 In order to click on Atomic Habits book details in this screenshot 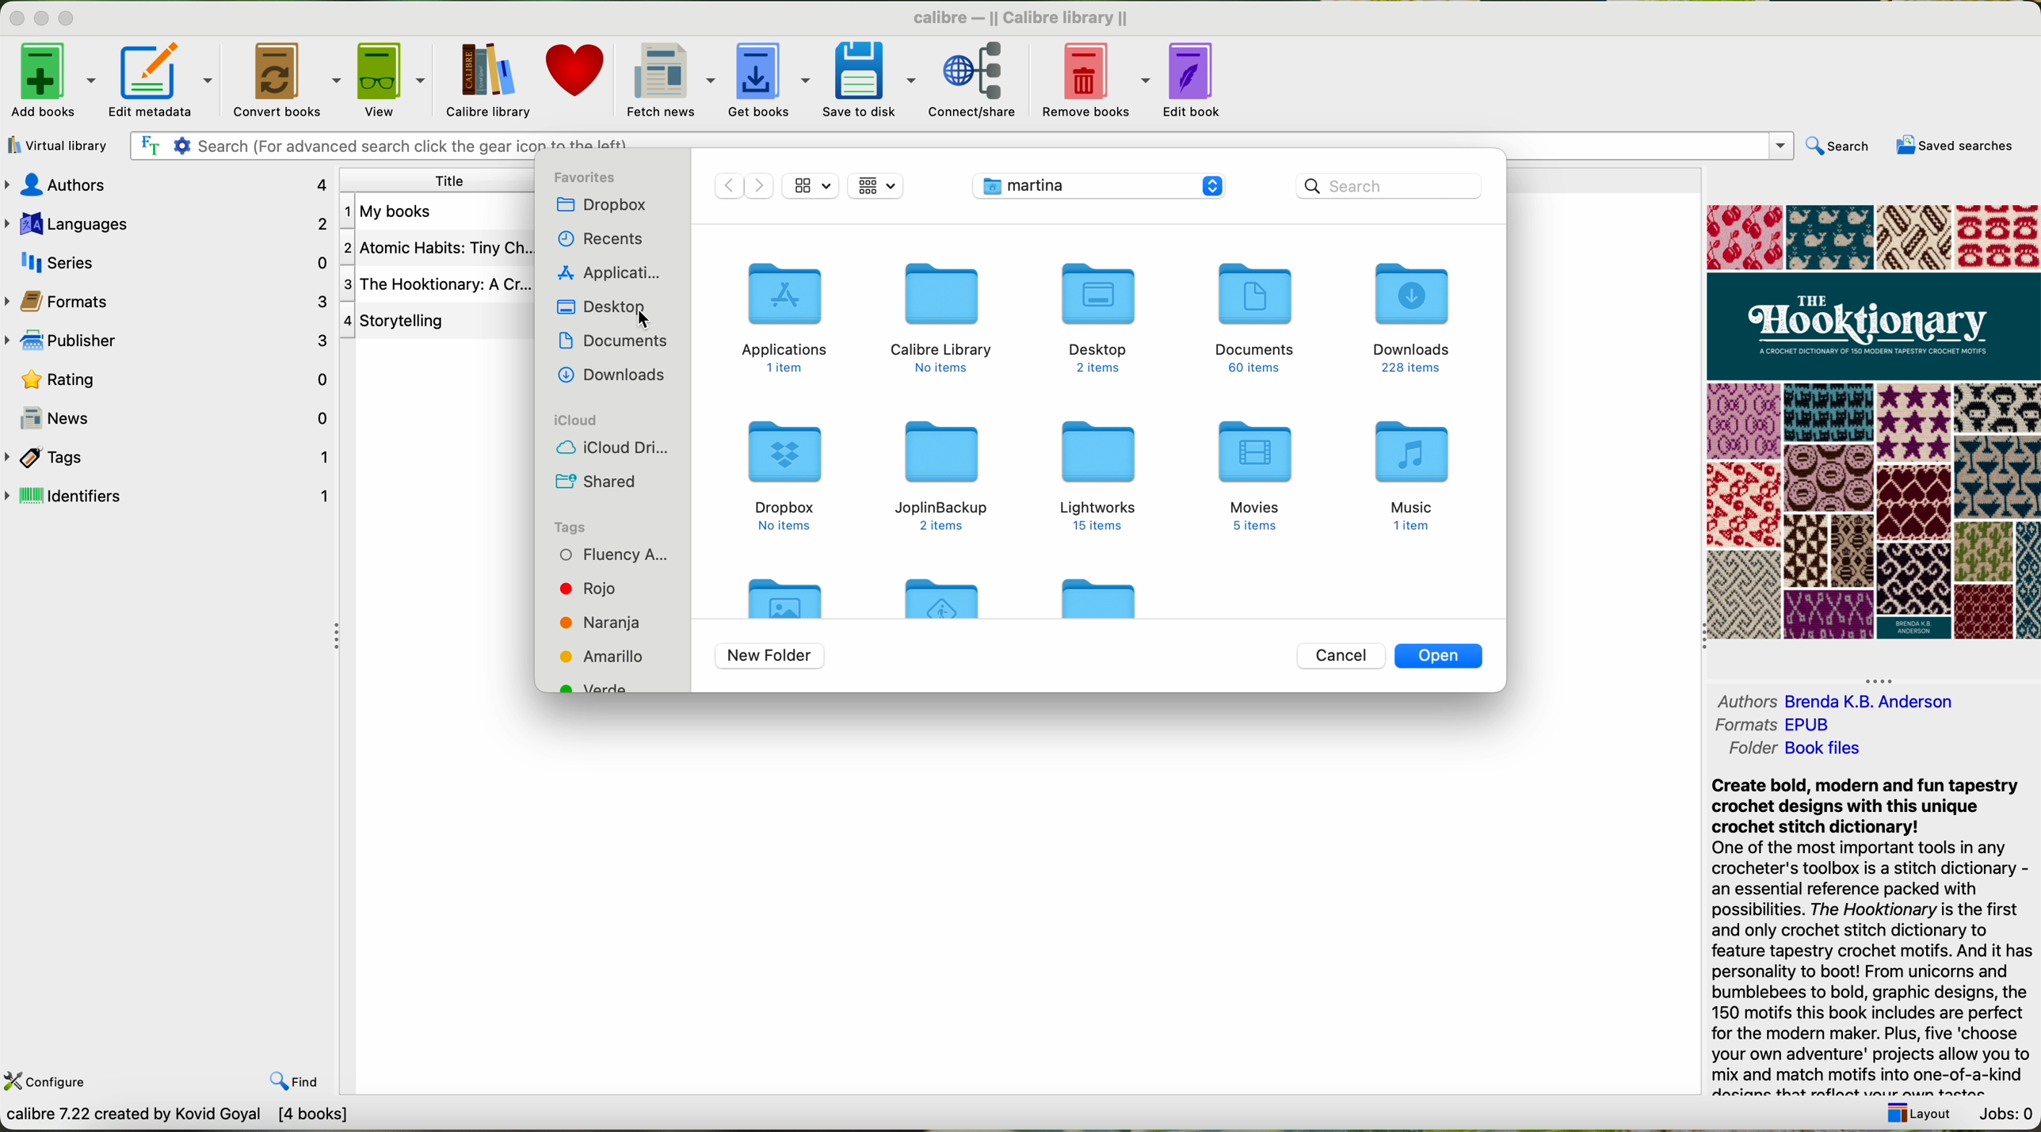, I will do `click(400, 215)`.